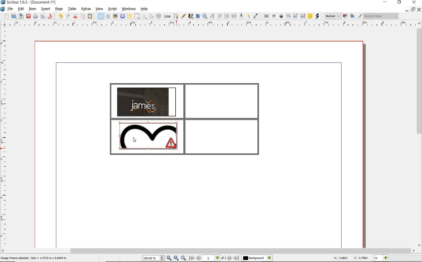  I want to click on render frame, so click(123, 16).